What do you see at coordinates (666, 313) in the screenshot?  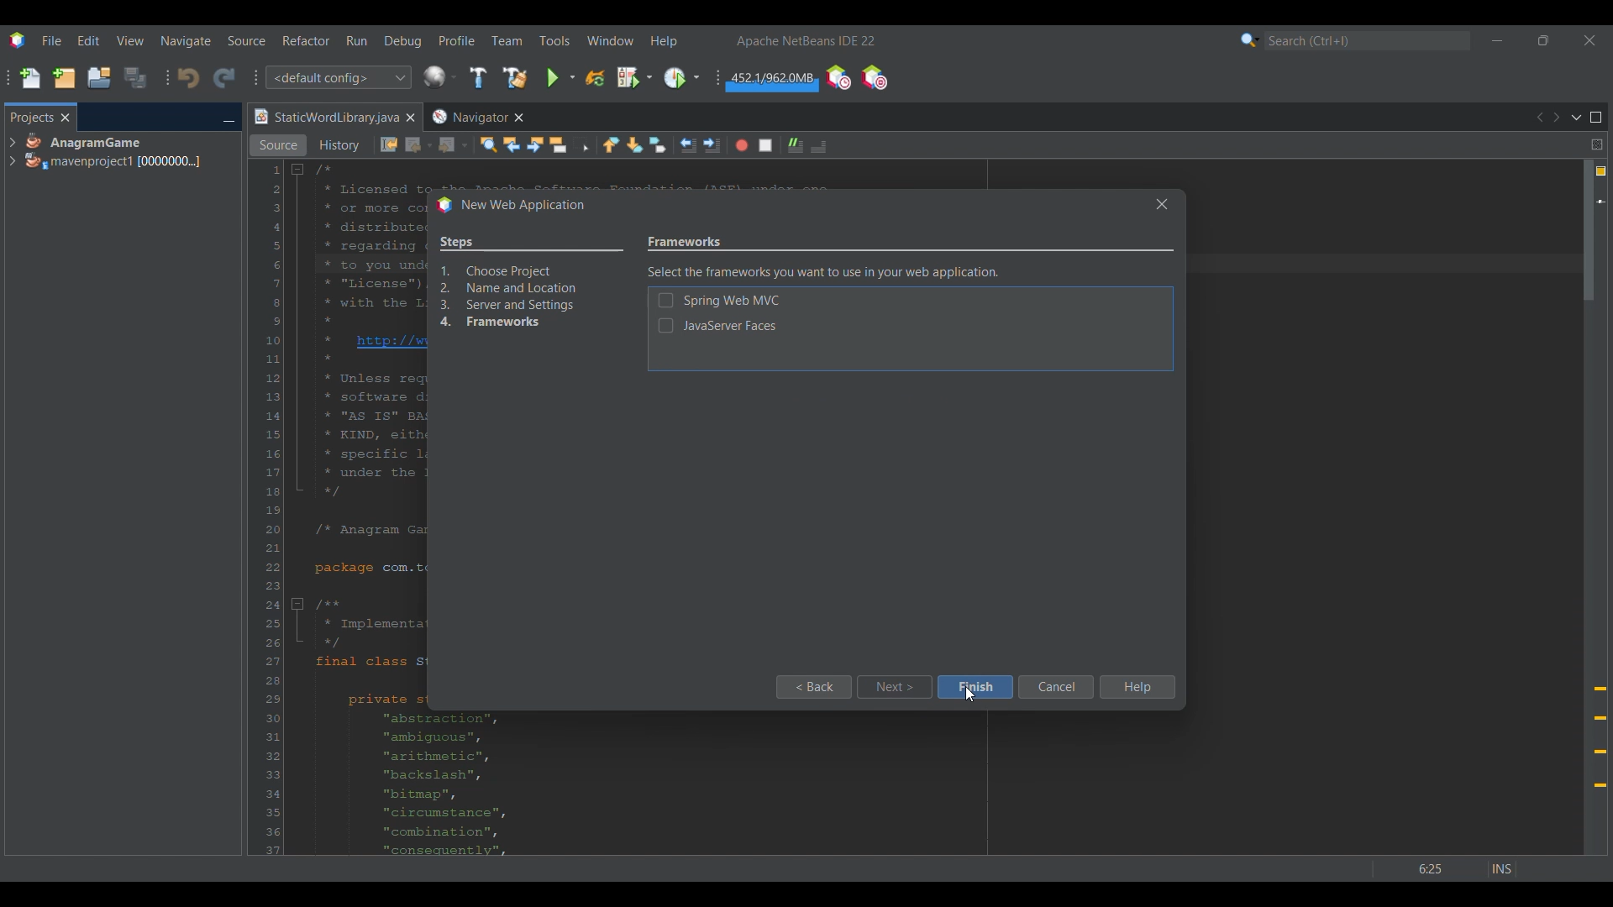 I see `Indicates toggle on/off` at bounding box center [666, 313].